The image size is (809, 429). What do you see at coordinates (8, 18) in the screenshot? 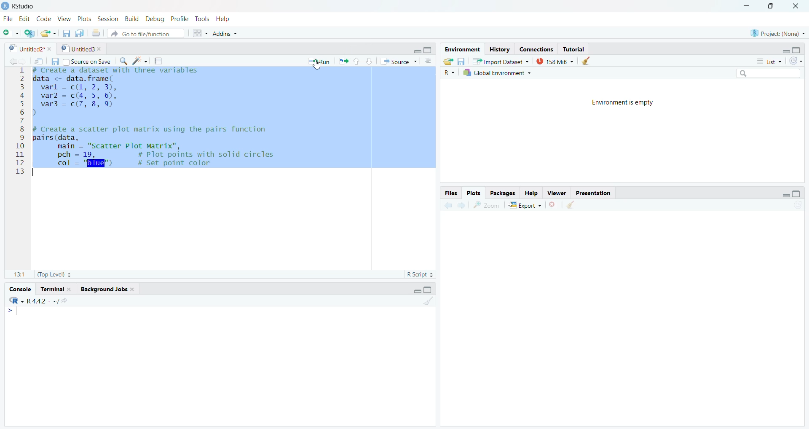
I see `File` at bounding box center [8, 18].